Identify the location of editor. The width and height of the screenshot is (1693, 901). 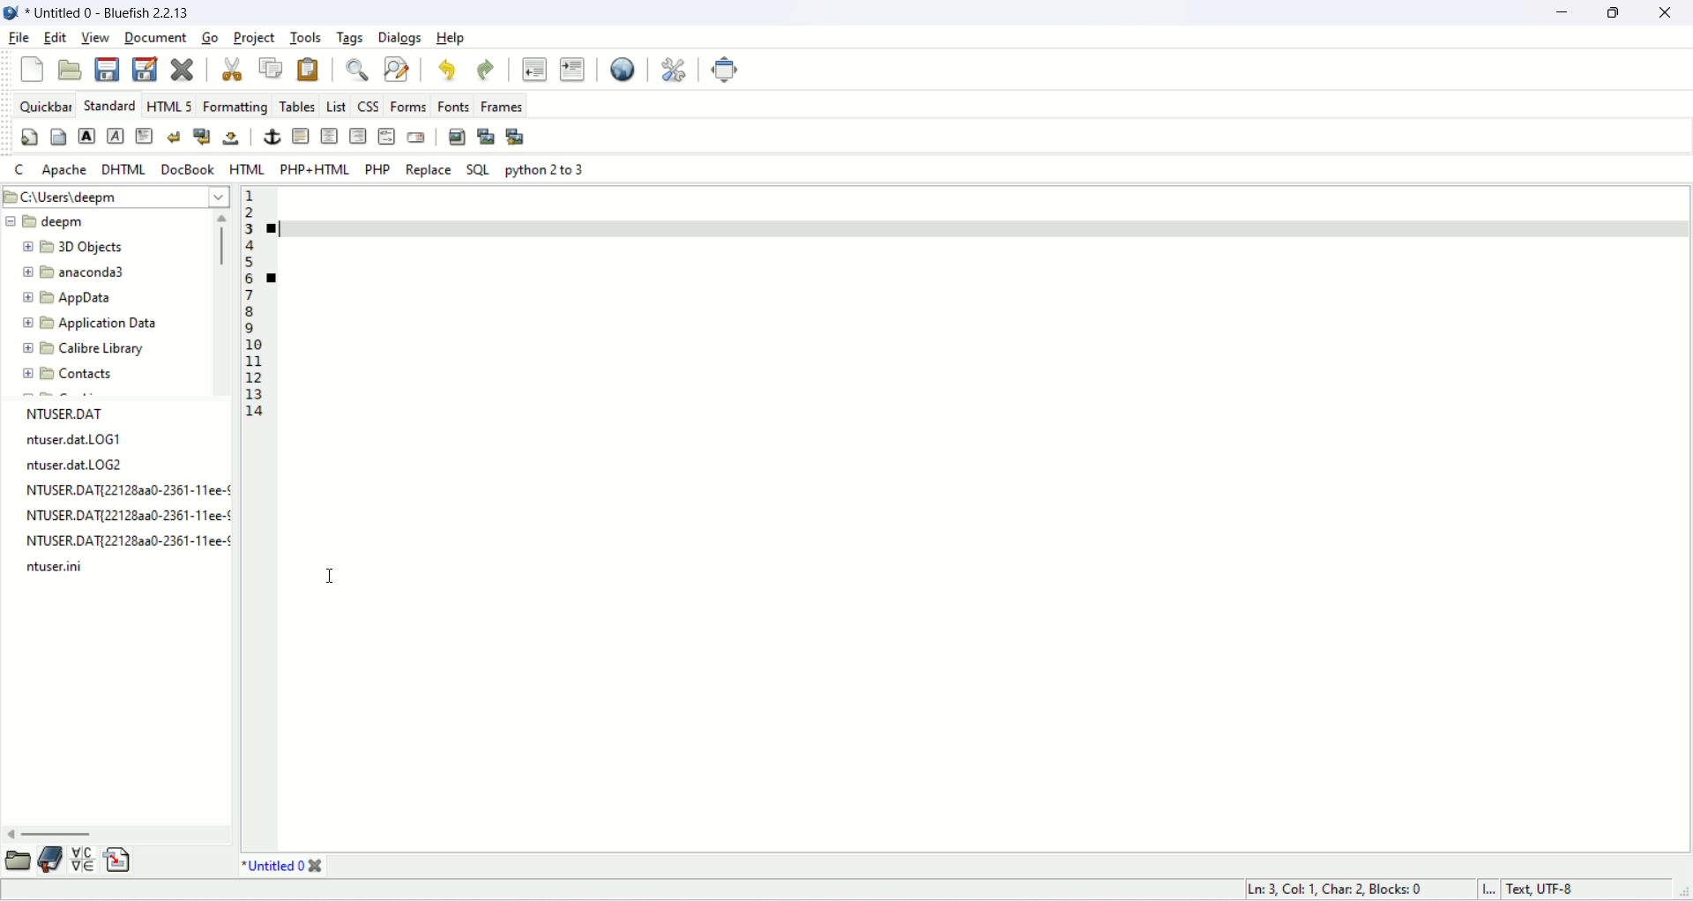
(978, 520).